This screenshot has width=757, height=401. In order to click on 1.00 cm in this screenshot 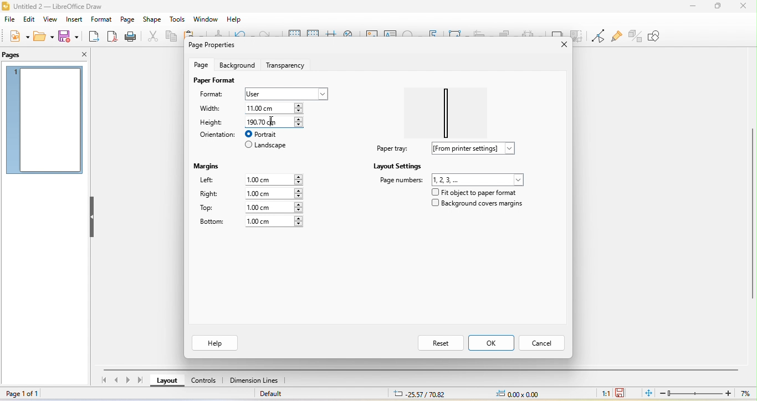, I will do `click(274, 222)`.